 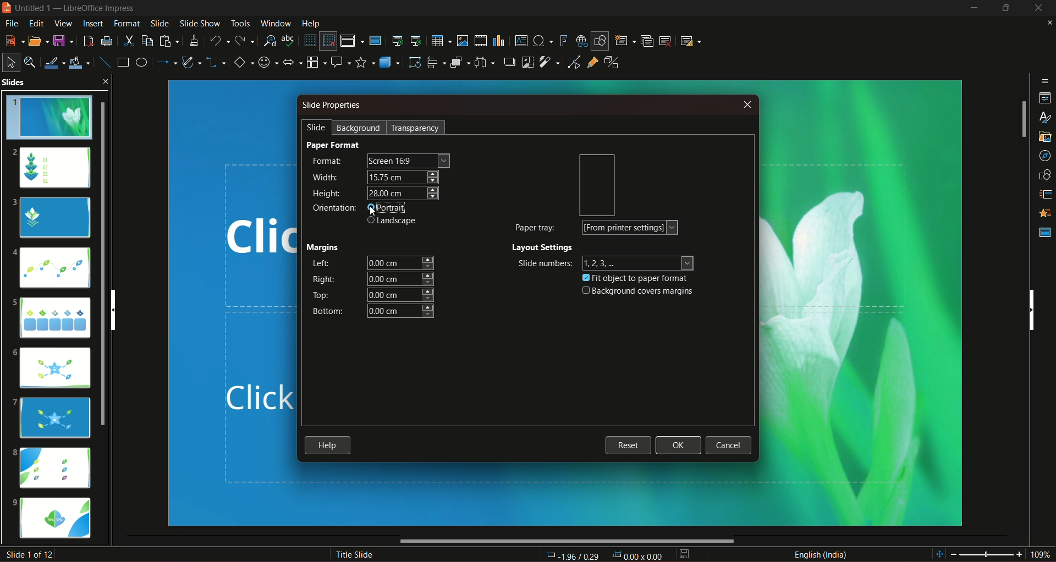 What do you see at coordinates (543, 263) in the screenshot?
I see `slide numbers` at bounding box center [543, 263].